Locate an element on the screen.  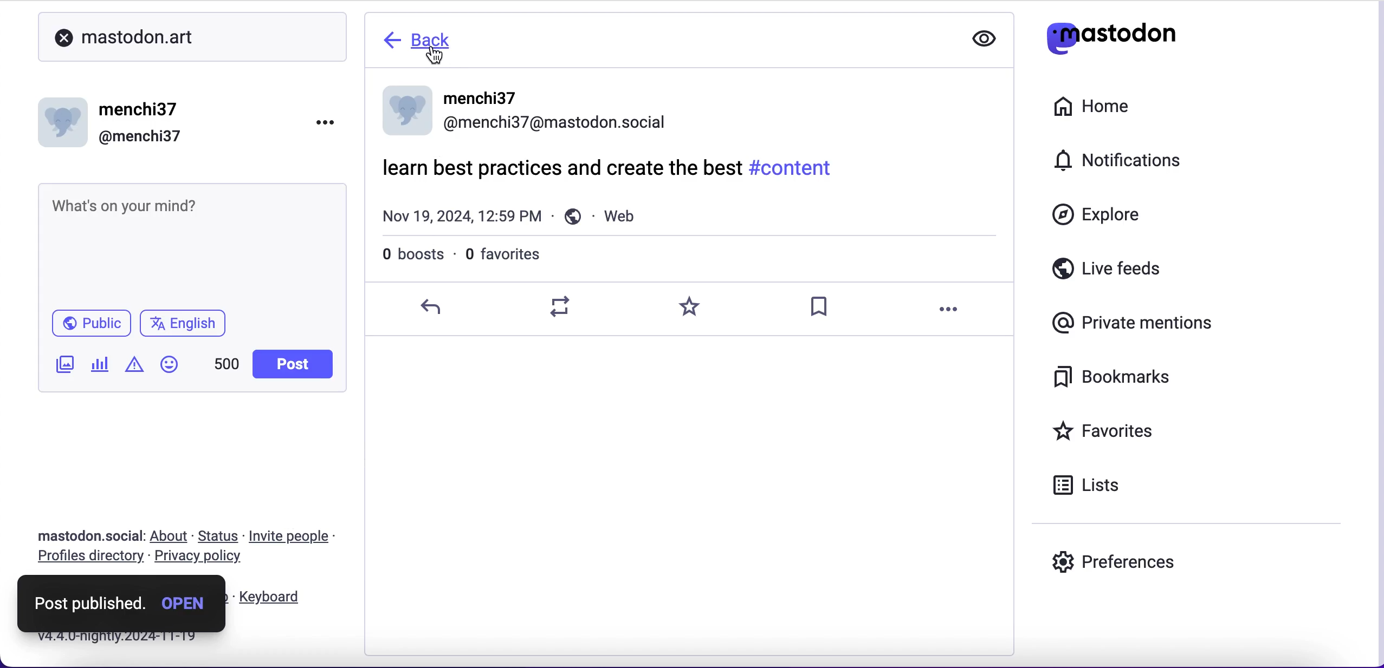
public is located at coordinates (89, 322).